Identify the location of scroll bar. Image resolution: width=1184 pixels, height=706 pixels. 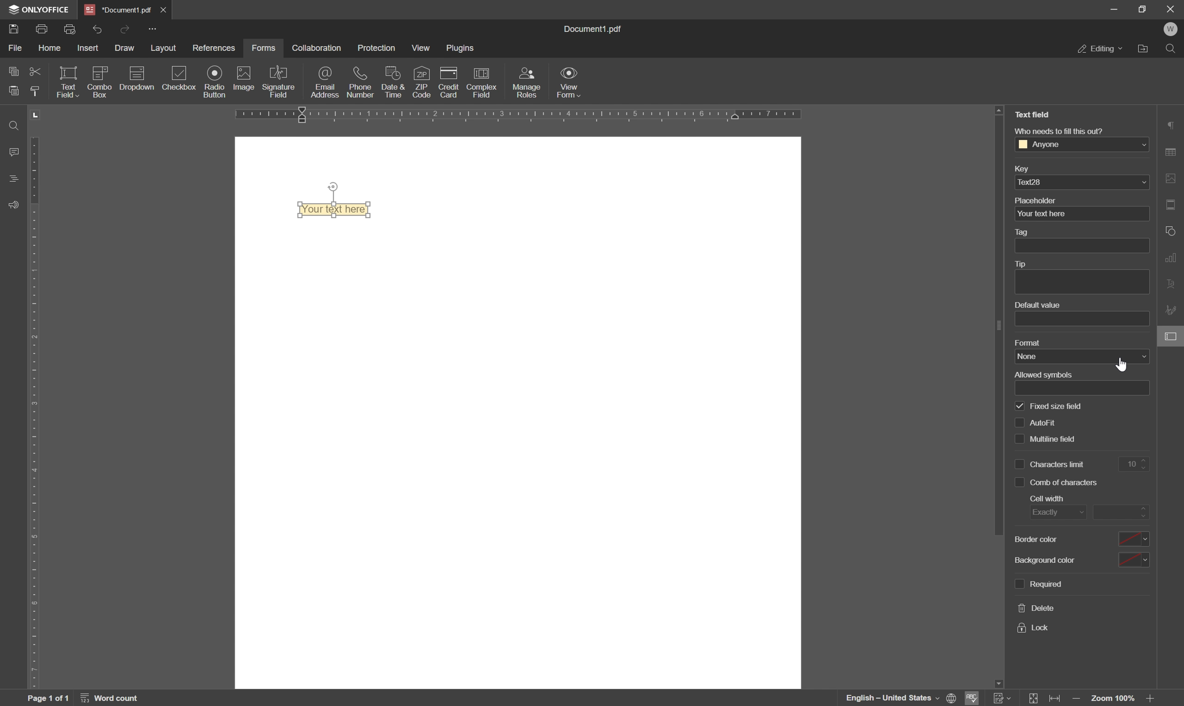
(999, 326).